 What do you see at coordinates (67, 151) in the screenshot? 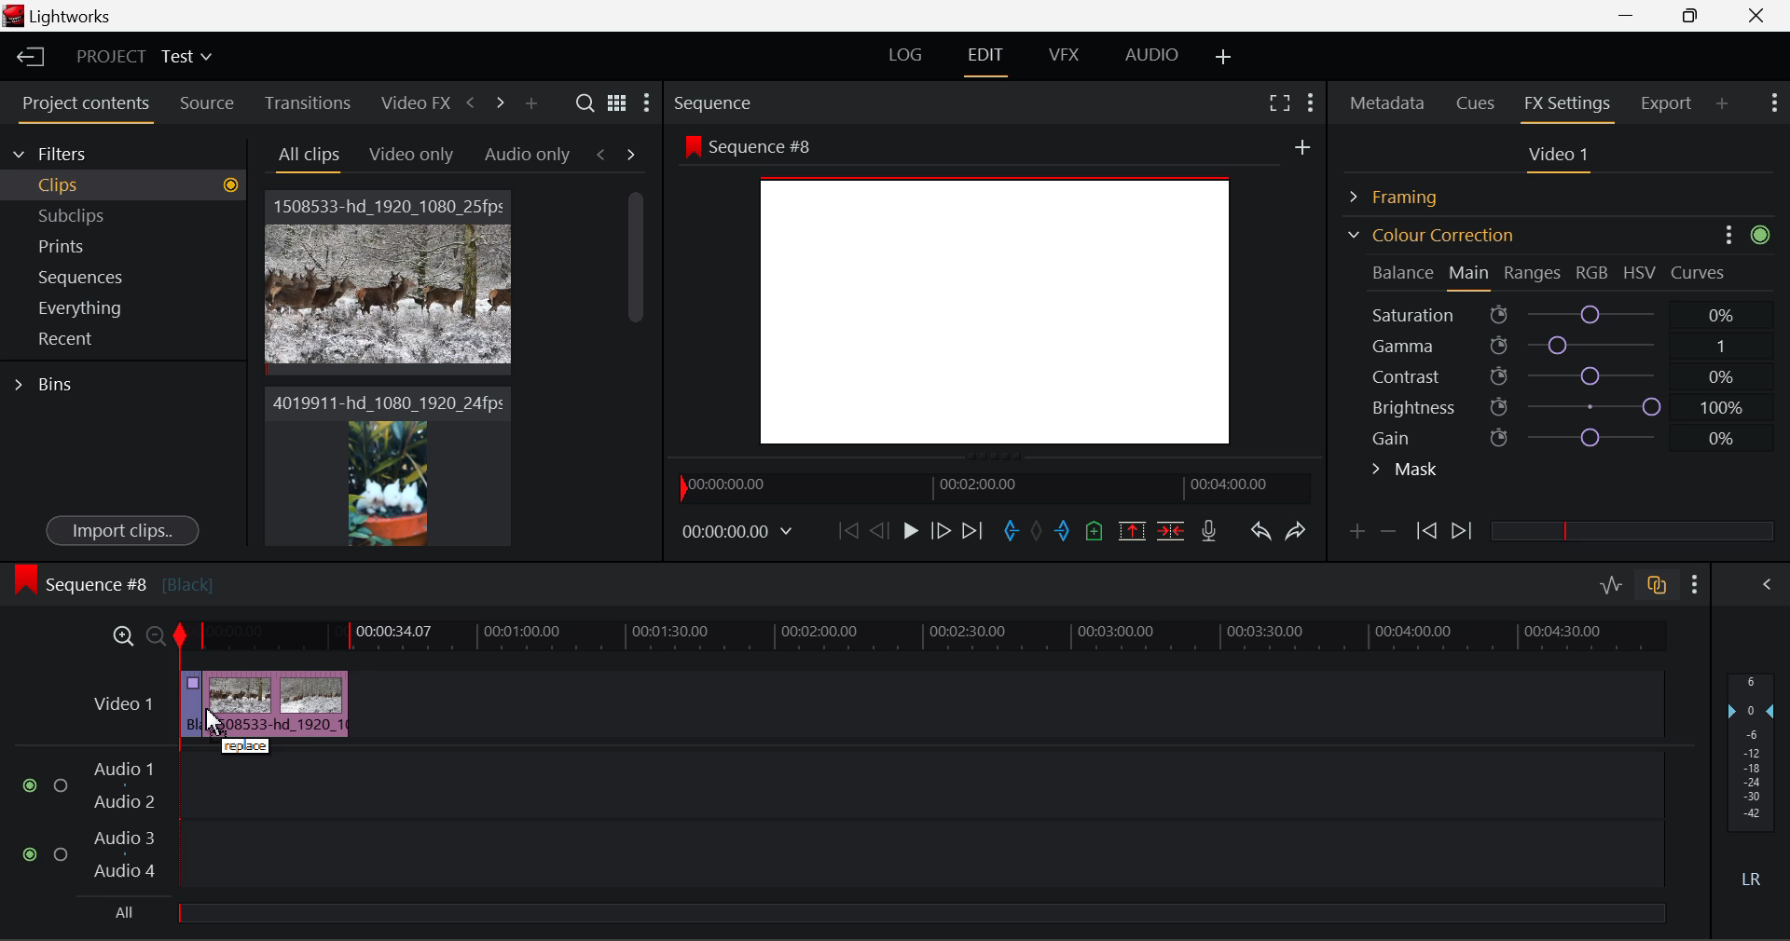
I see `Filters` at bounding box center [67, 151].